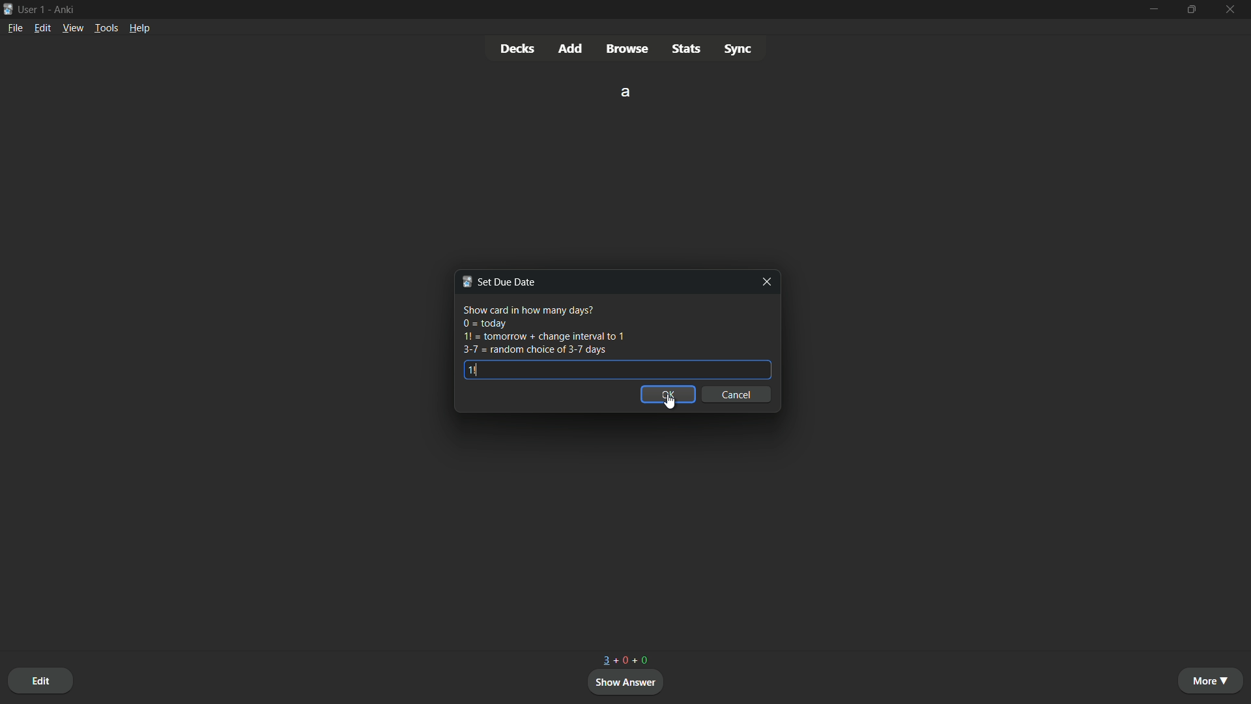 Image resolution: width=1251 pixels, height=704 pixels. Describe the element at coordinates (1213, 681) in the screenshot. I see `more` at that location.